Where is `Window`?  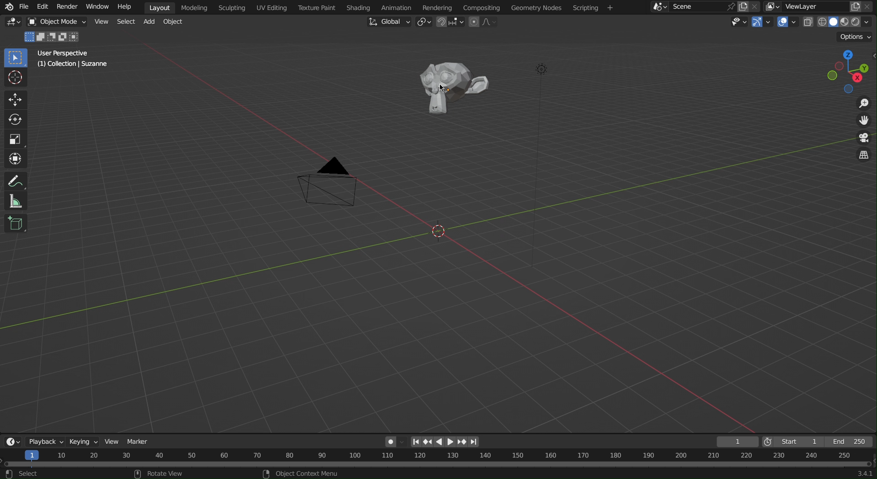 Window is located at coordinates (97, 7).